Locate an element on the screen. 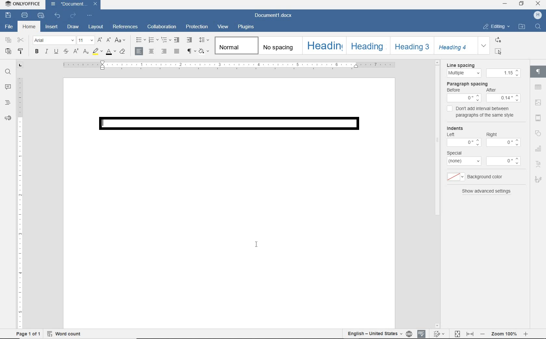 The height and width of the screenshot is (339, 546). - Zoom 100% + is located at coordinates (505, 334).